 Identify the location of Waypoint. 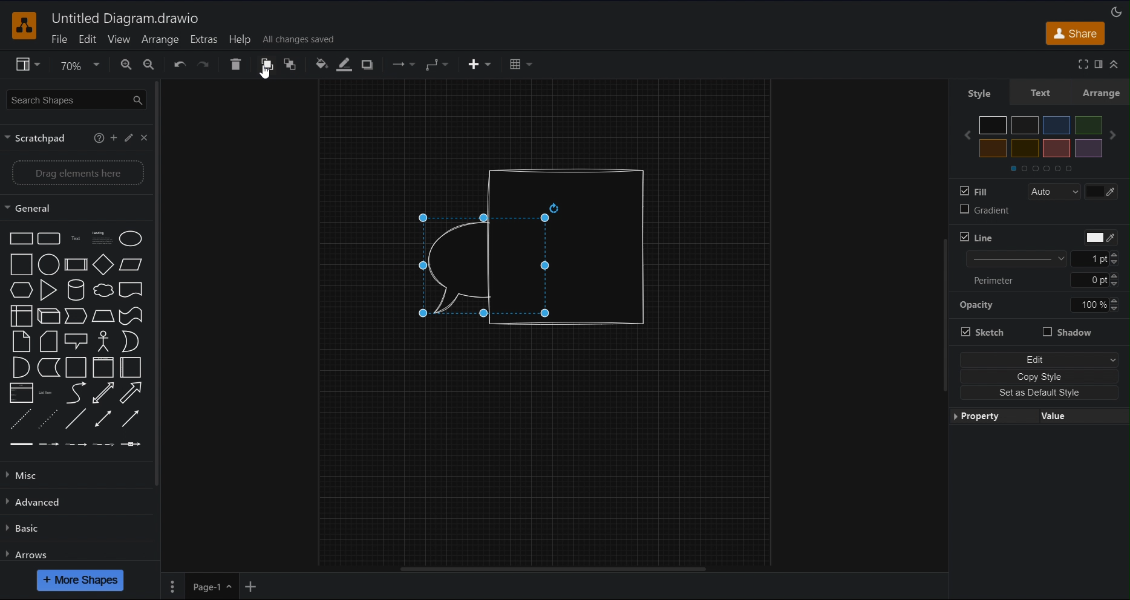
(438, 64).